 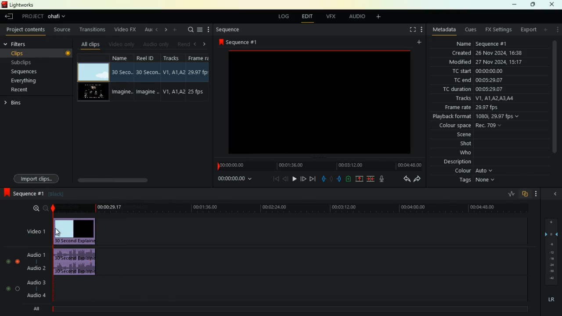 What do you see at coordinates (528, 30) in the screenshot?
I see `export` at bounding box center [528, 30].